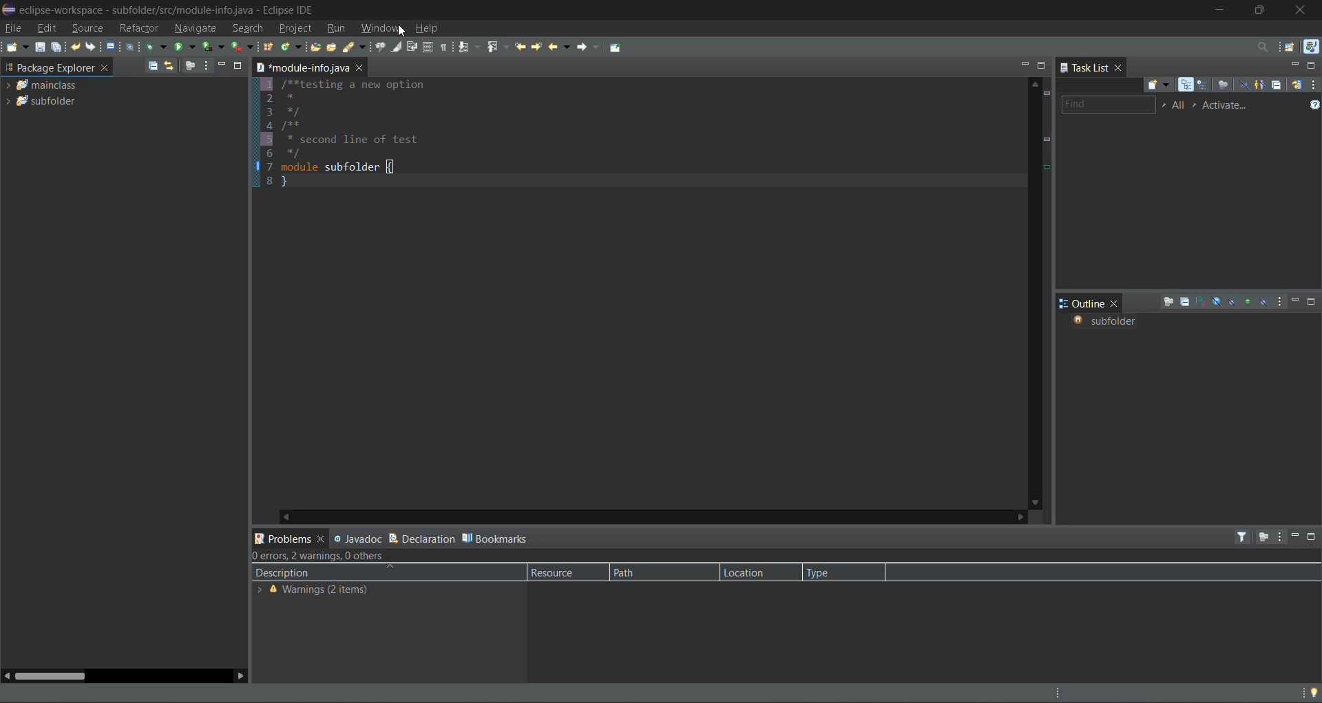 This screenshot has width=1322, height=703. What do you see at coordinates (828, 572) in the screenshot?
I see `type` at bounding box center [828, 572].